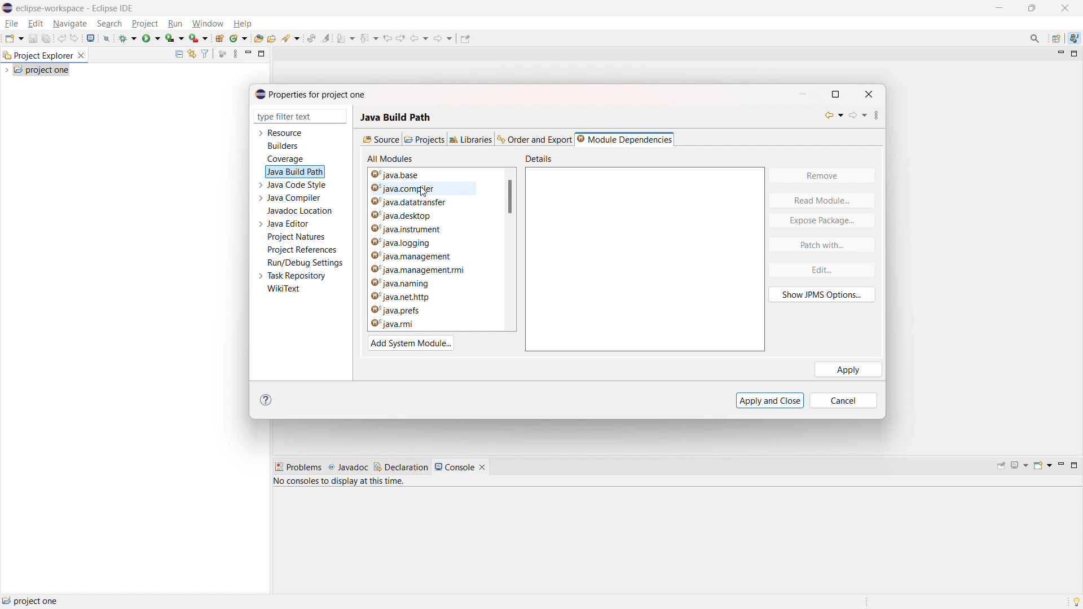 The height and width of the screenshot is (609, 1083). Describe the element at coordinates (482, 467) in the screenshot. I see `close console` at that location.